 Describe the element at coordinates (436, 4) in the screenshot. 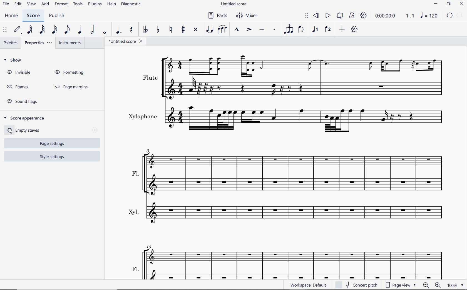

I see `MINIMIZE` at that location.